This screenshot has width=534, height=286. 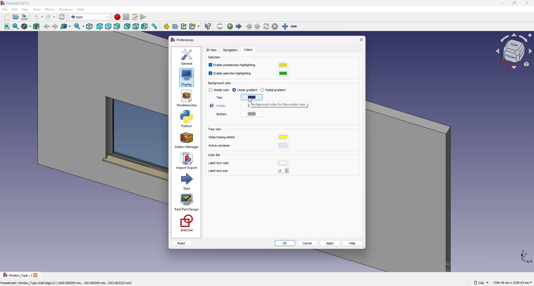 I want to click on isometric, so click(x=90, y=27).